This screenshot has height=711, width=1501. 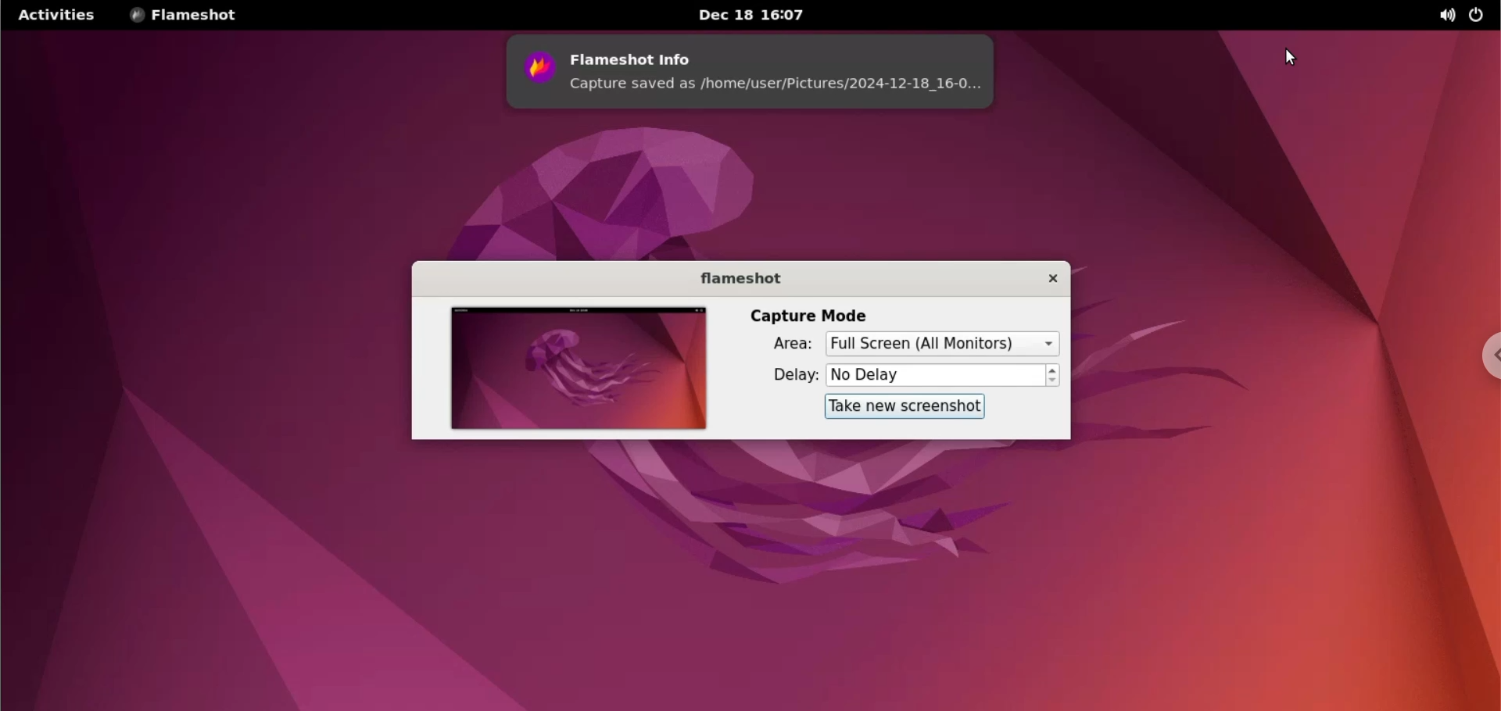 What do you see at coordinates (940, 344) in the screenshot?
I see `capture area options` at bounding box center [940, 344].